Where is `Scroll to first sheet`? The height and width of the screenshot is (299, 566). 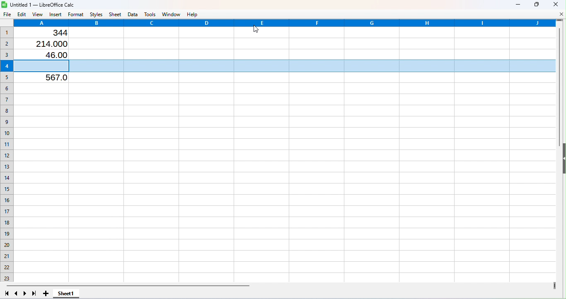
Scroll to first sheet is located at coordinates (5, 294).